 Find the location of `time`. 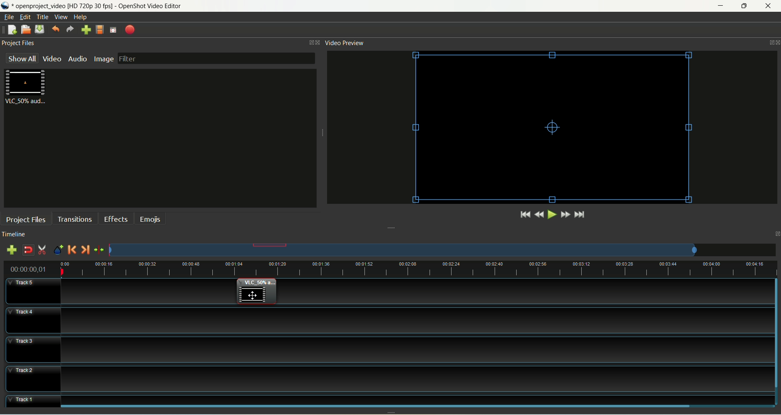

time is located at coordinates (33, 268).